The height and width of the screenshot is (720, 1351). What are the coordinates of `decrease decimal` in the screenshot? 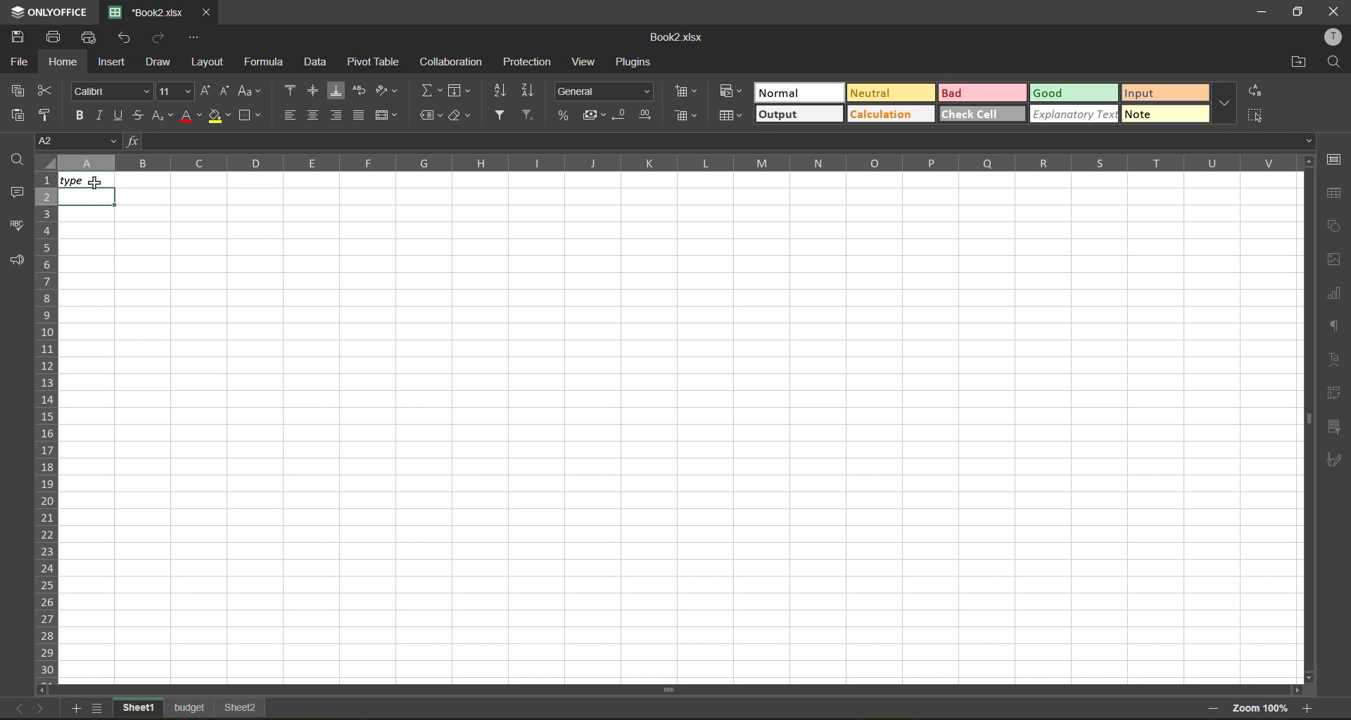 It's located at (621, 115).